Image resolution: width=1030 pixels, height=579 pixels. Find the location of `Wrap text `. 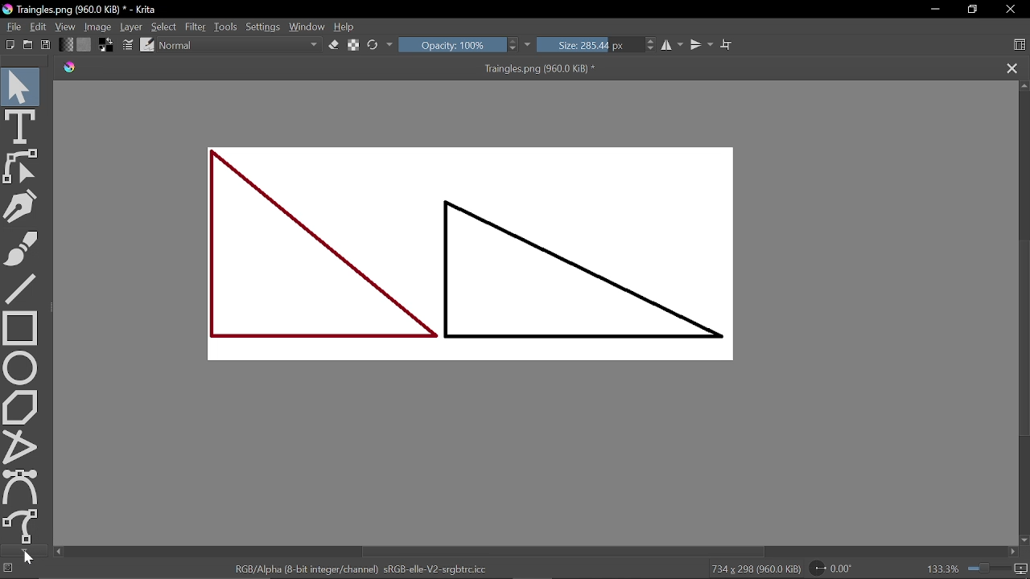

Wrap text  is located at coordinates (727, 45).